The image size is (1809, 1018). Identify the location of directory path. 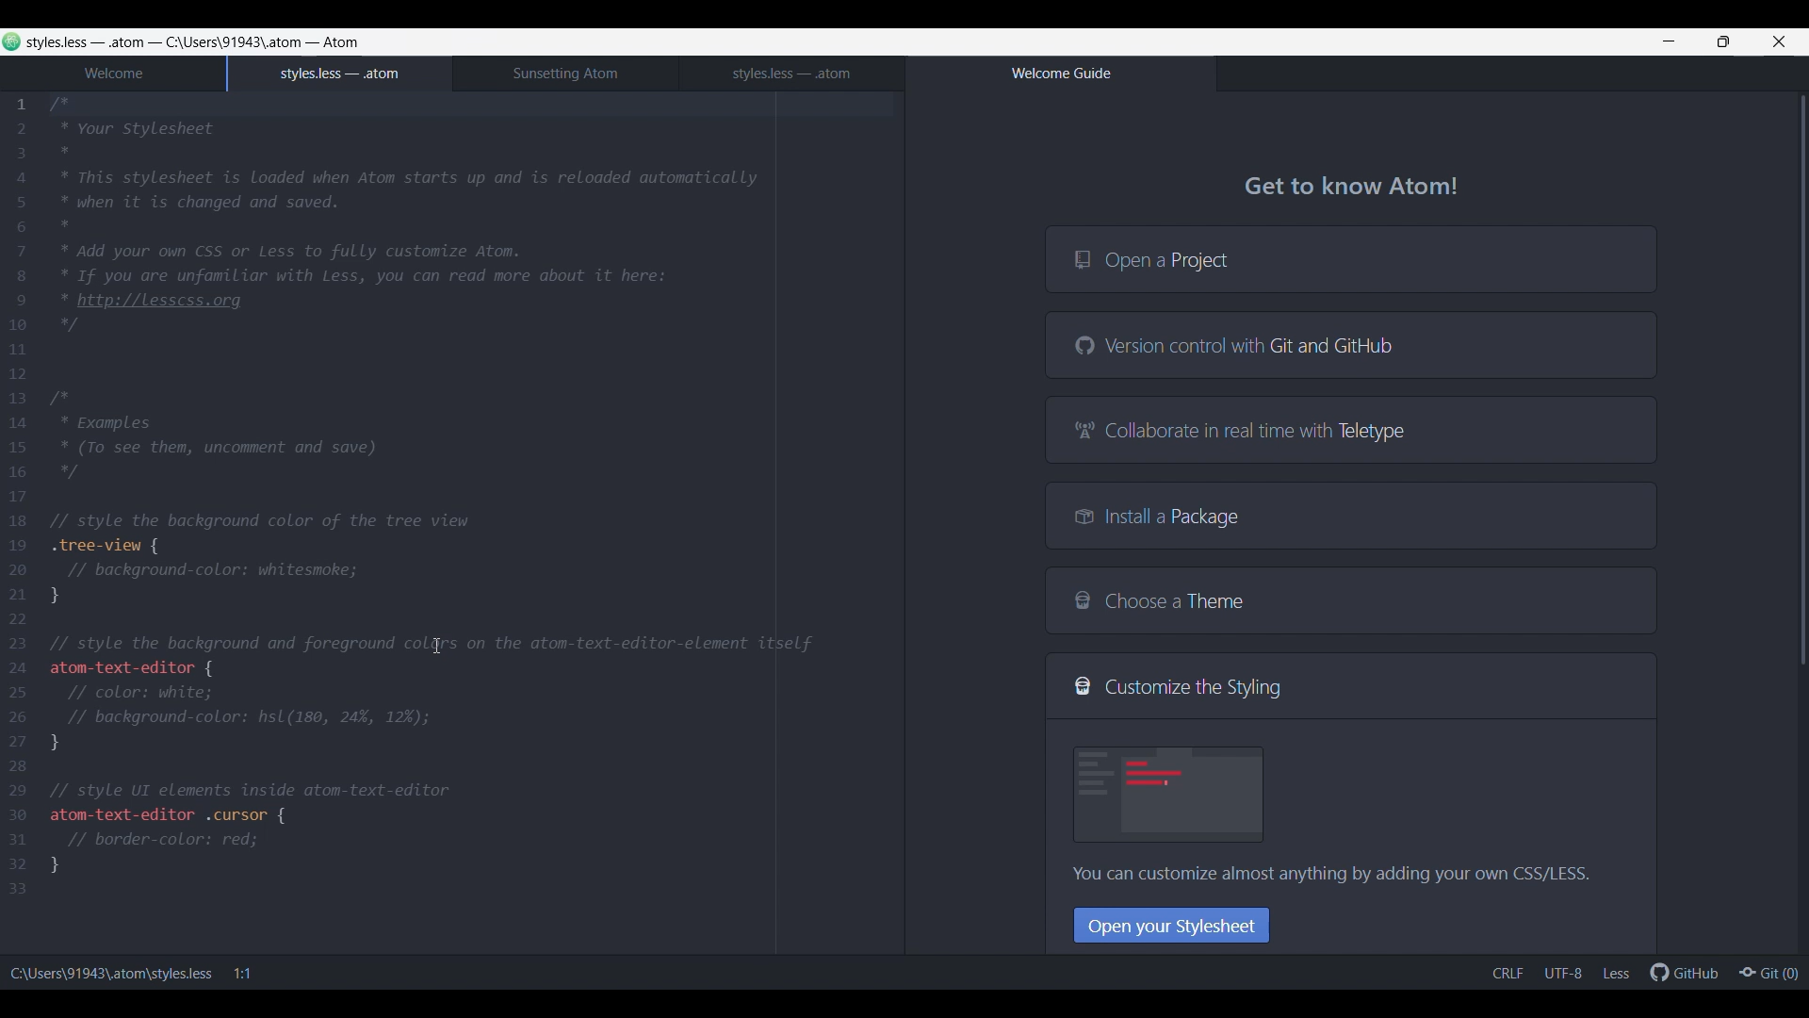
(235, 42).